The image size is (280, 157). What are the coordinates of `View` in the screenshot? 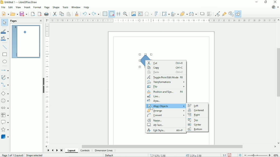 It's located at (19, 7).